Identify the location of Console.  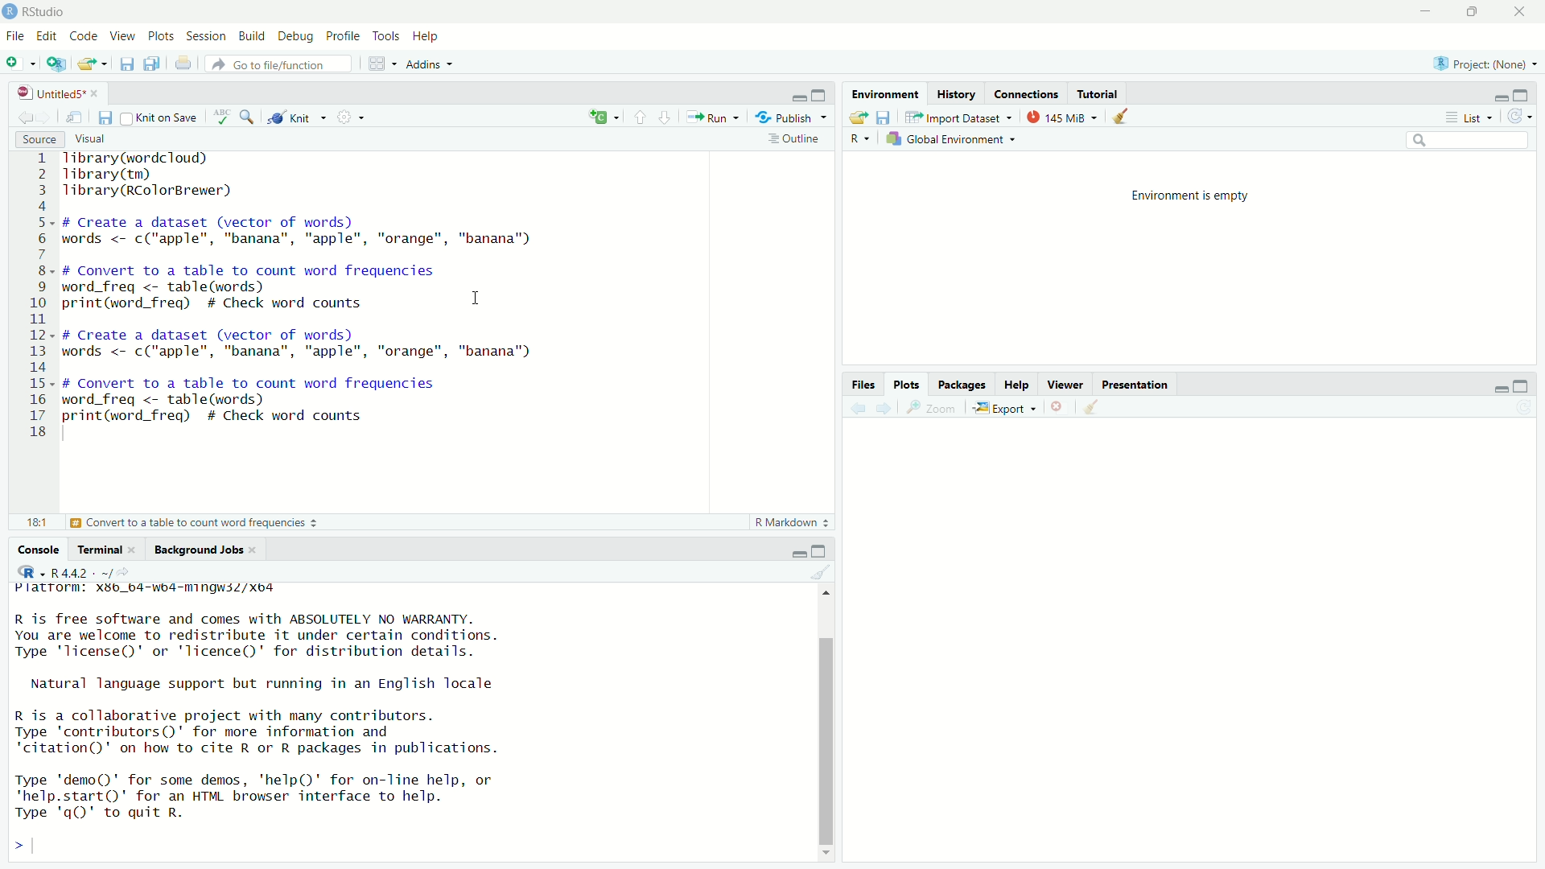
(34, 549).